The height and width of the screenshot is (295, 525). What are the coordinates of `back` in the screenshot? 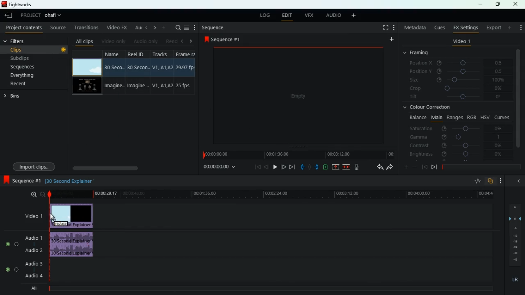 It's located at (518, 181).